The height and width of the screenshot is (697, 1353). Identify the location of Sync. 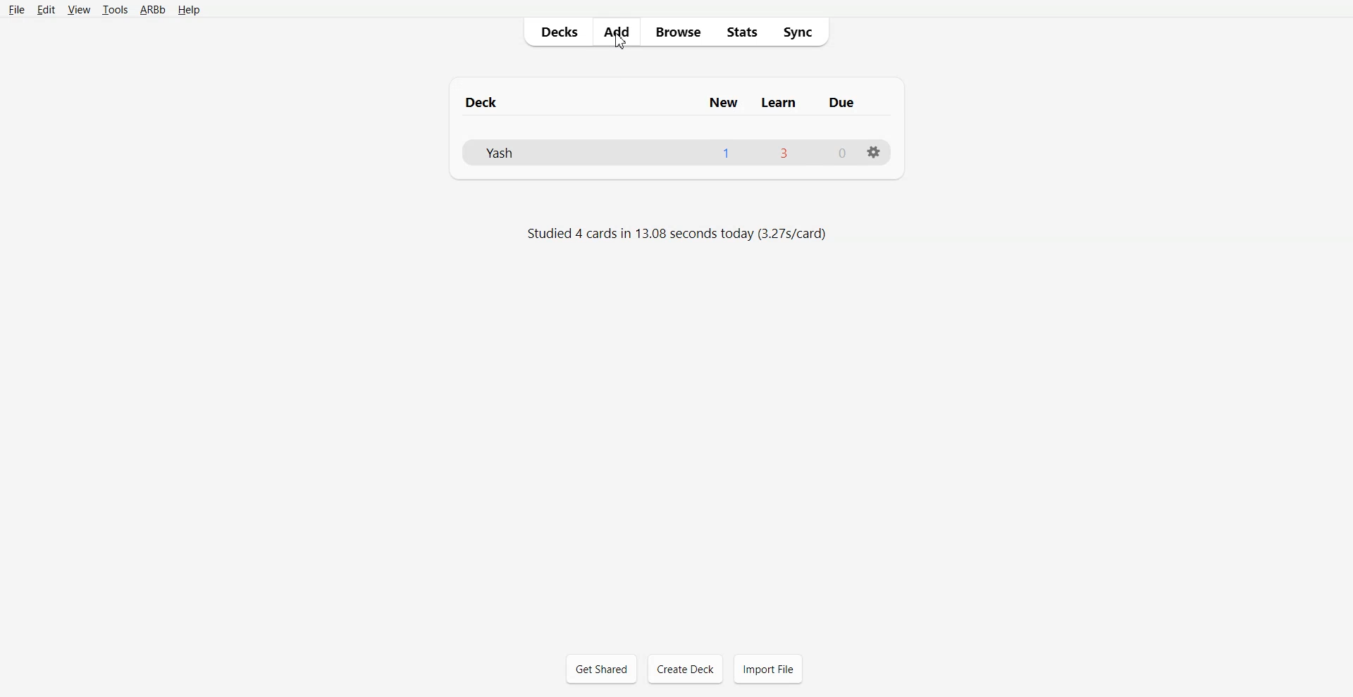
(801, 32).